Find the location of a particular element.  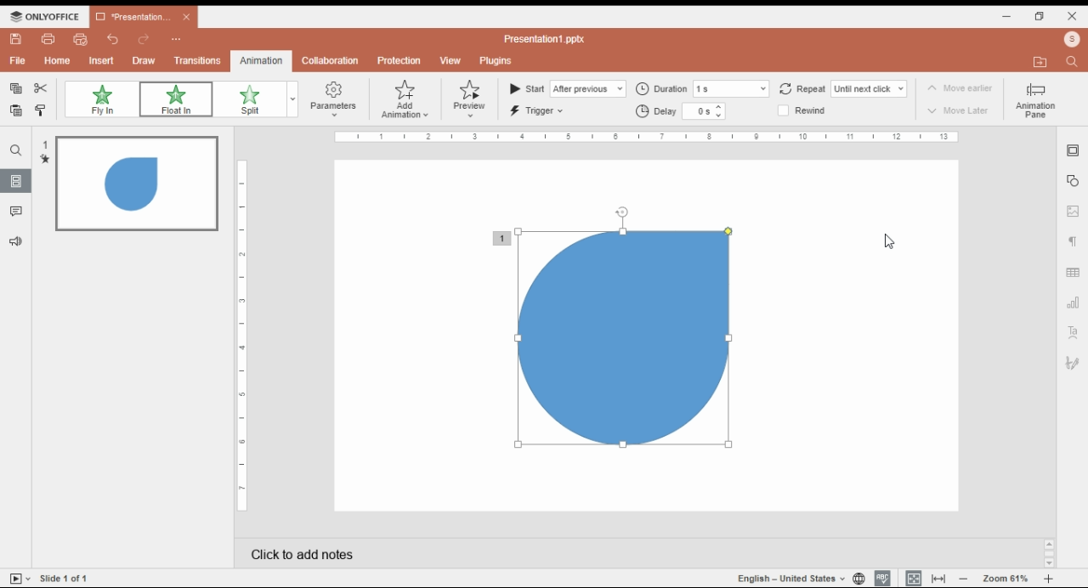

find is located at coordinates (1074, 62).